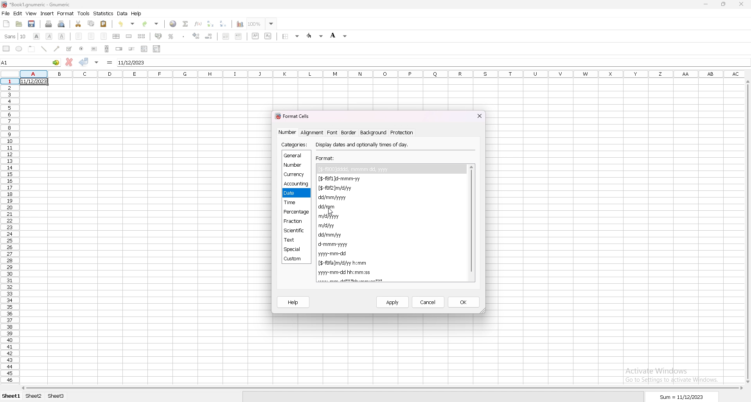  What do you see at coordinates (107, 48) in the screenshot?
I see `scroll bar` at bounding box center [107, 48].